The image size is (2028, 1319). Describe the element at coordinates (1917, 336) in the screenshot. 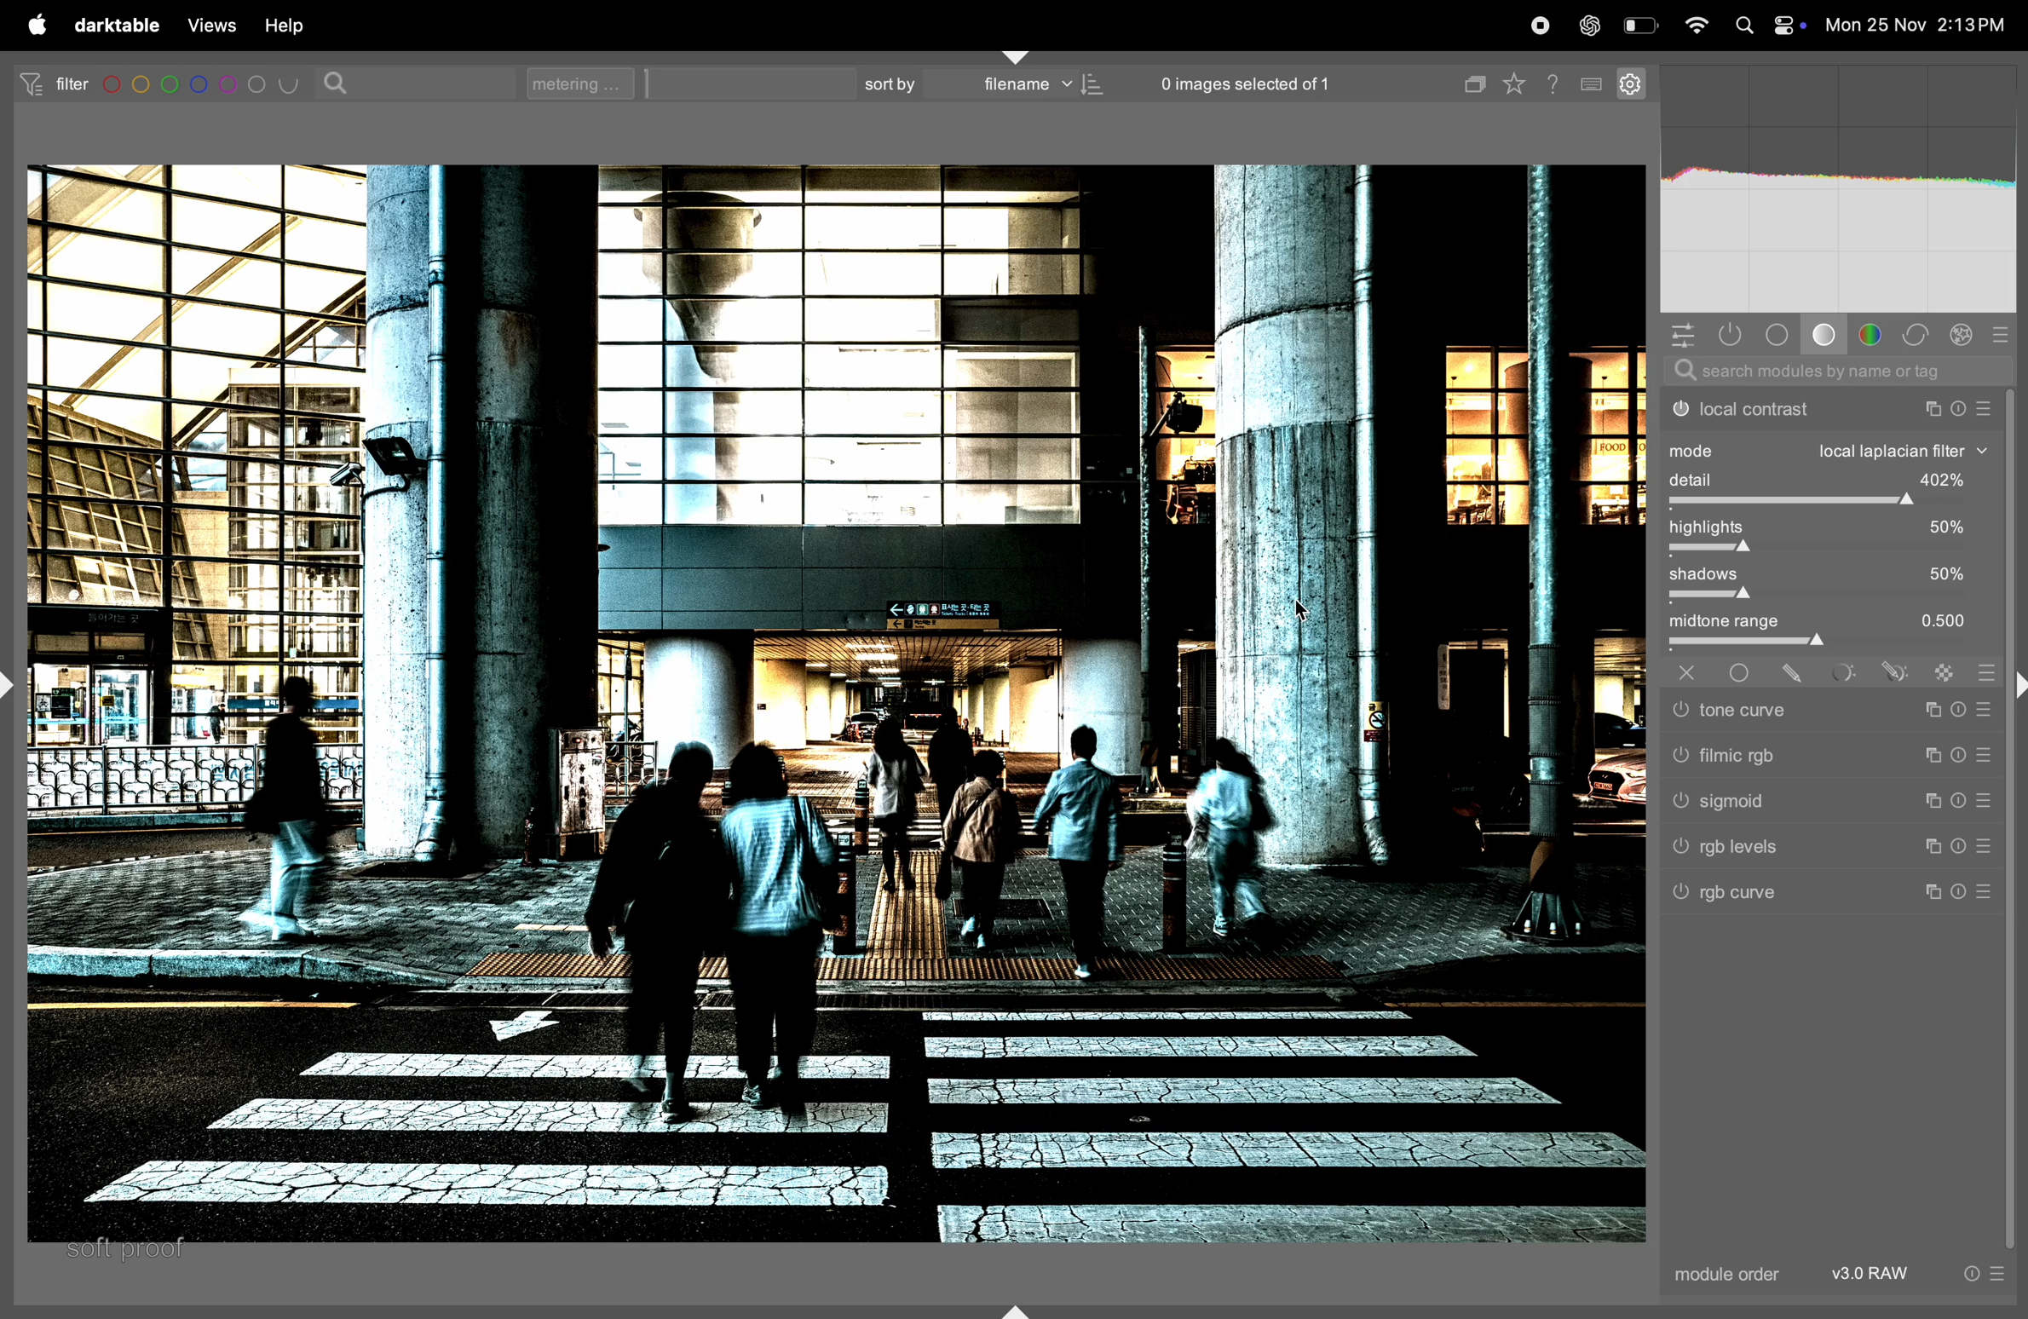

I see `correct` at that location.